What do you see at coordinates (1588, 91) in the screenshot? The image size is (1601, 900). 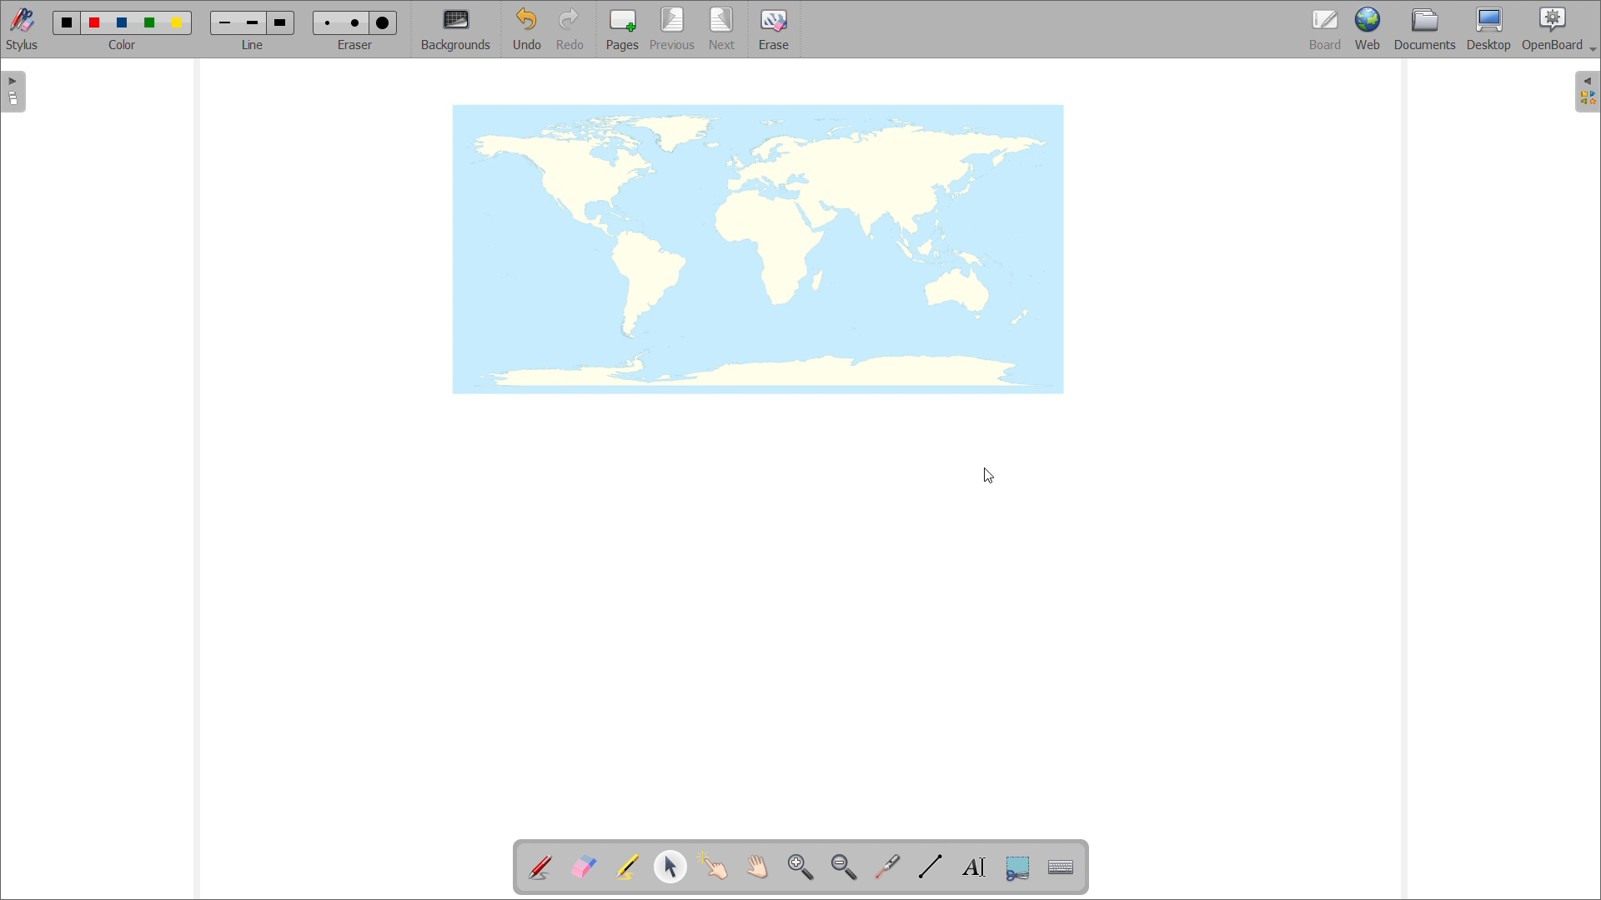 I see `open folder view` at bounding box center [1588, 91].